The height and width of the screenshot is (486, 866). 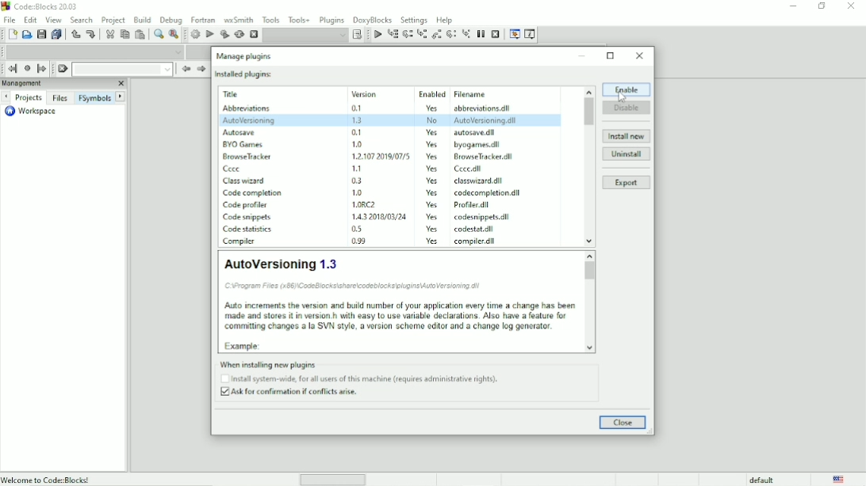 What do you see at coordinates (588, 255) in the screenshot?
I see `scroll up ` at bounding box center [588, 255].